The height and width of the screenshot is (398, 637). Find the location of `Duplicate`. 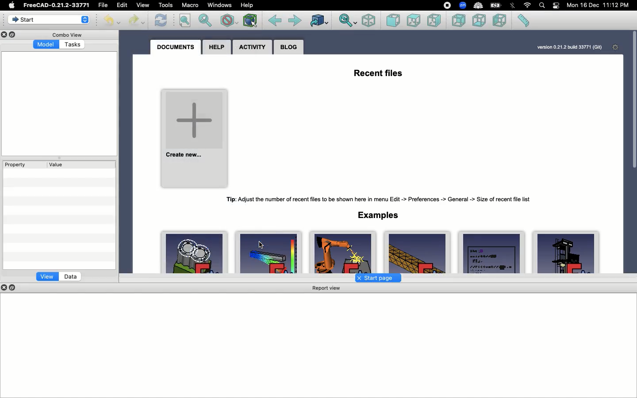

Duplicate is located at coordinates (14, 288).